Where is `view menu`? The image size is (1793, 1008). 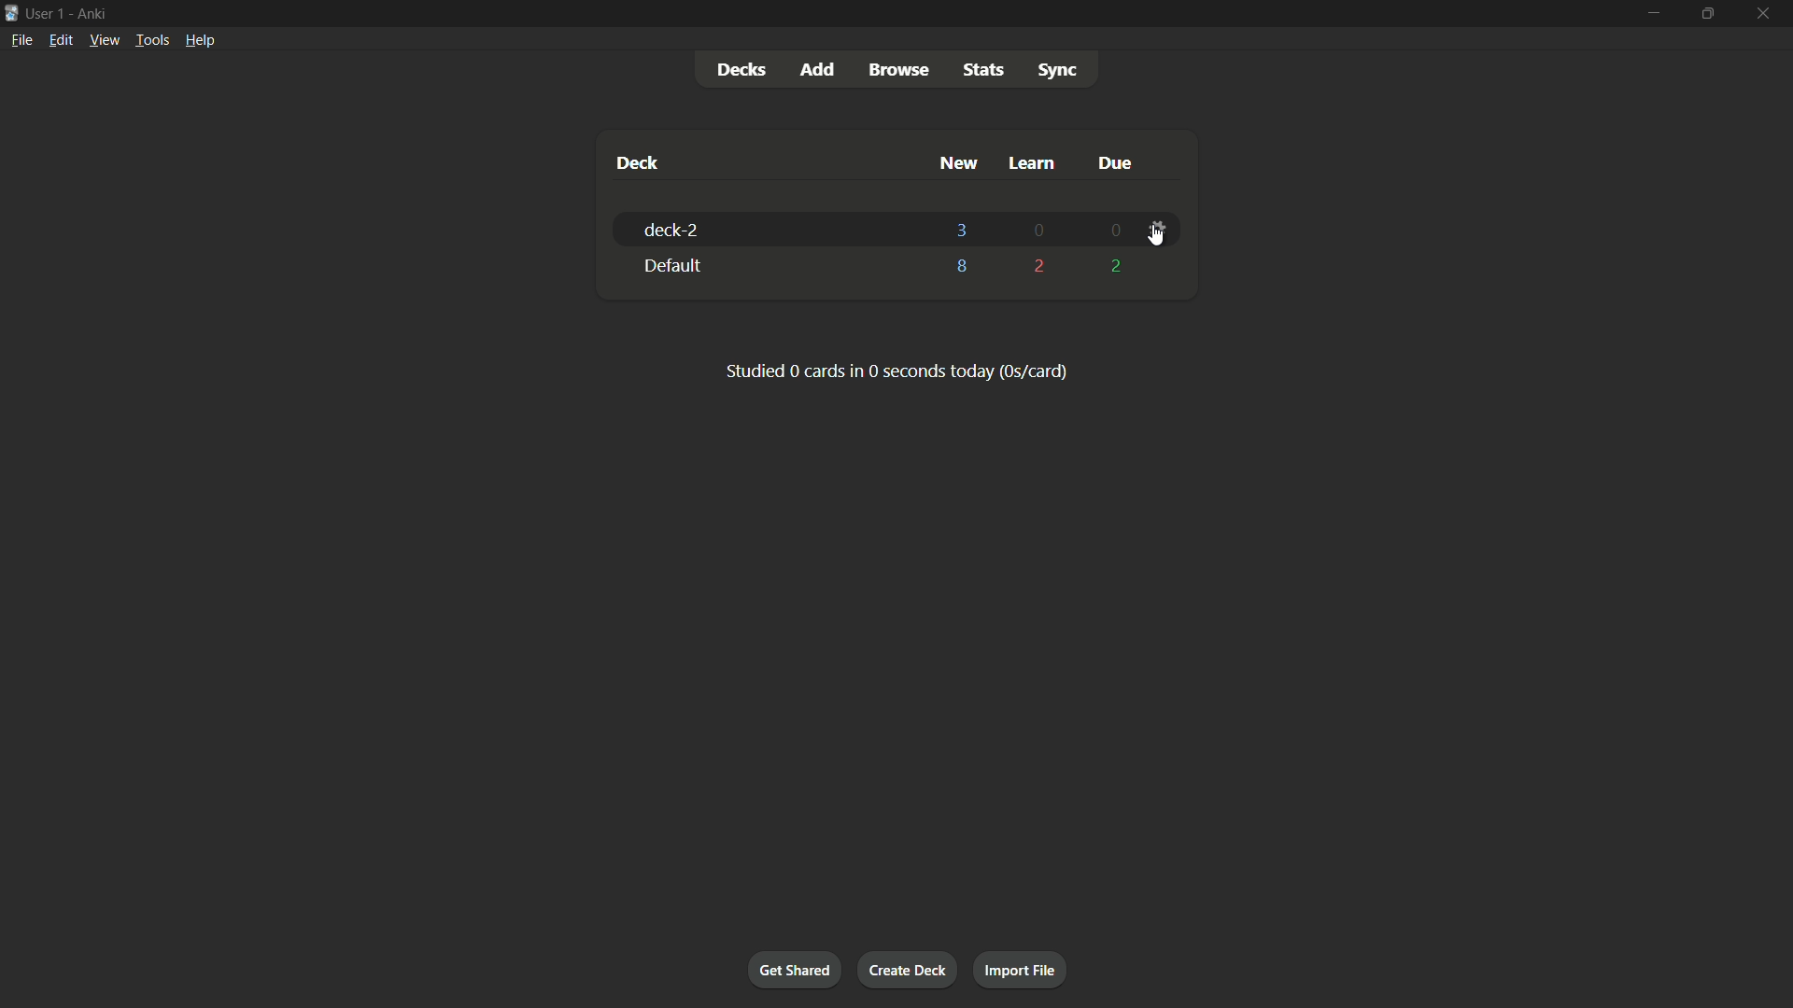 view menu is located at coordinates (105, 40).